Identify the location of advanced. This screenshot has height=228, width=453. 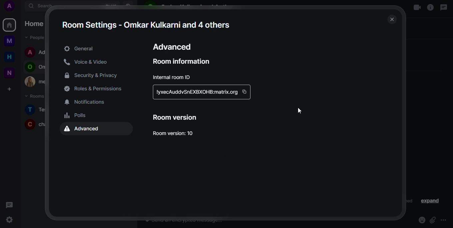
(85, 129).